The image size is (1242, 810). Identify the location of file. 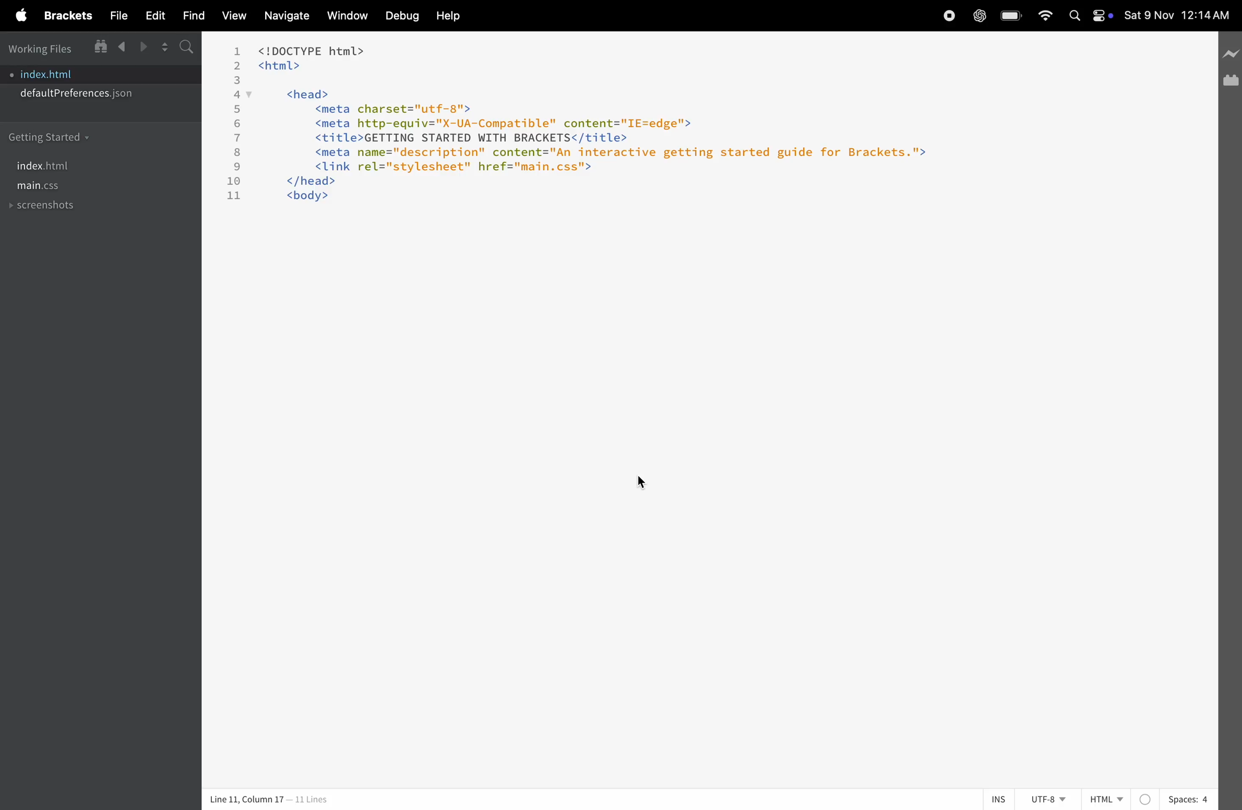
(117, 15).